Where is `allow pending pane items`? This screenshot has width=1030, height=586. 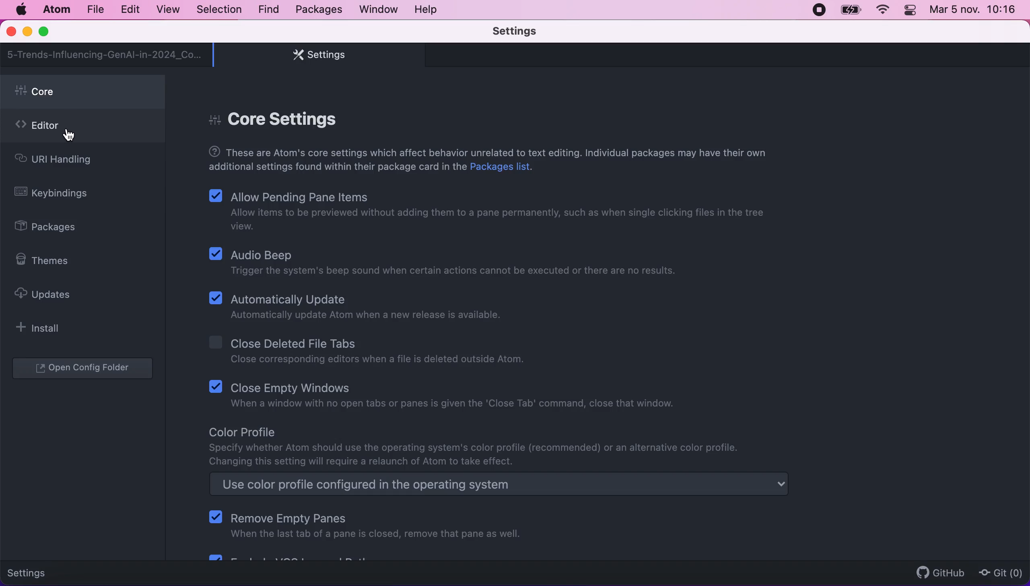
allow pending pane items is located at coordinates (496, 211).